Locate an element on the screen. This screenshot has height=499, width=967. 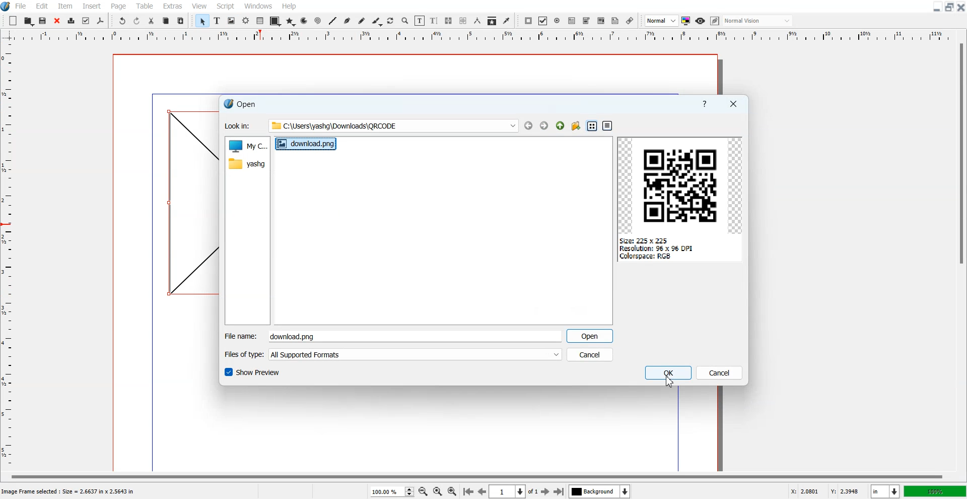
File is located at coordinates (21, 6).